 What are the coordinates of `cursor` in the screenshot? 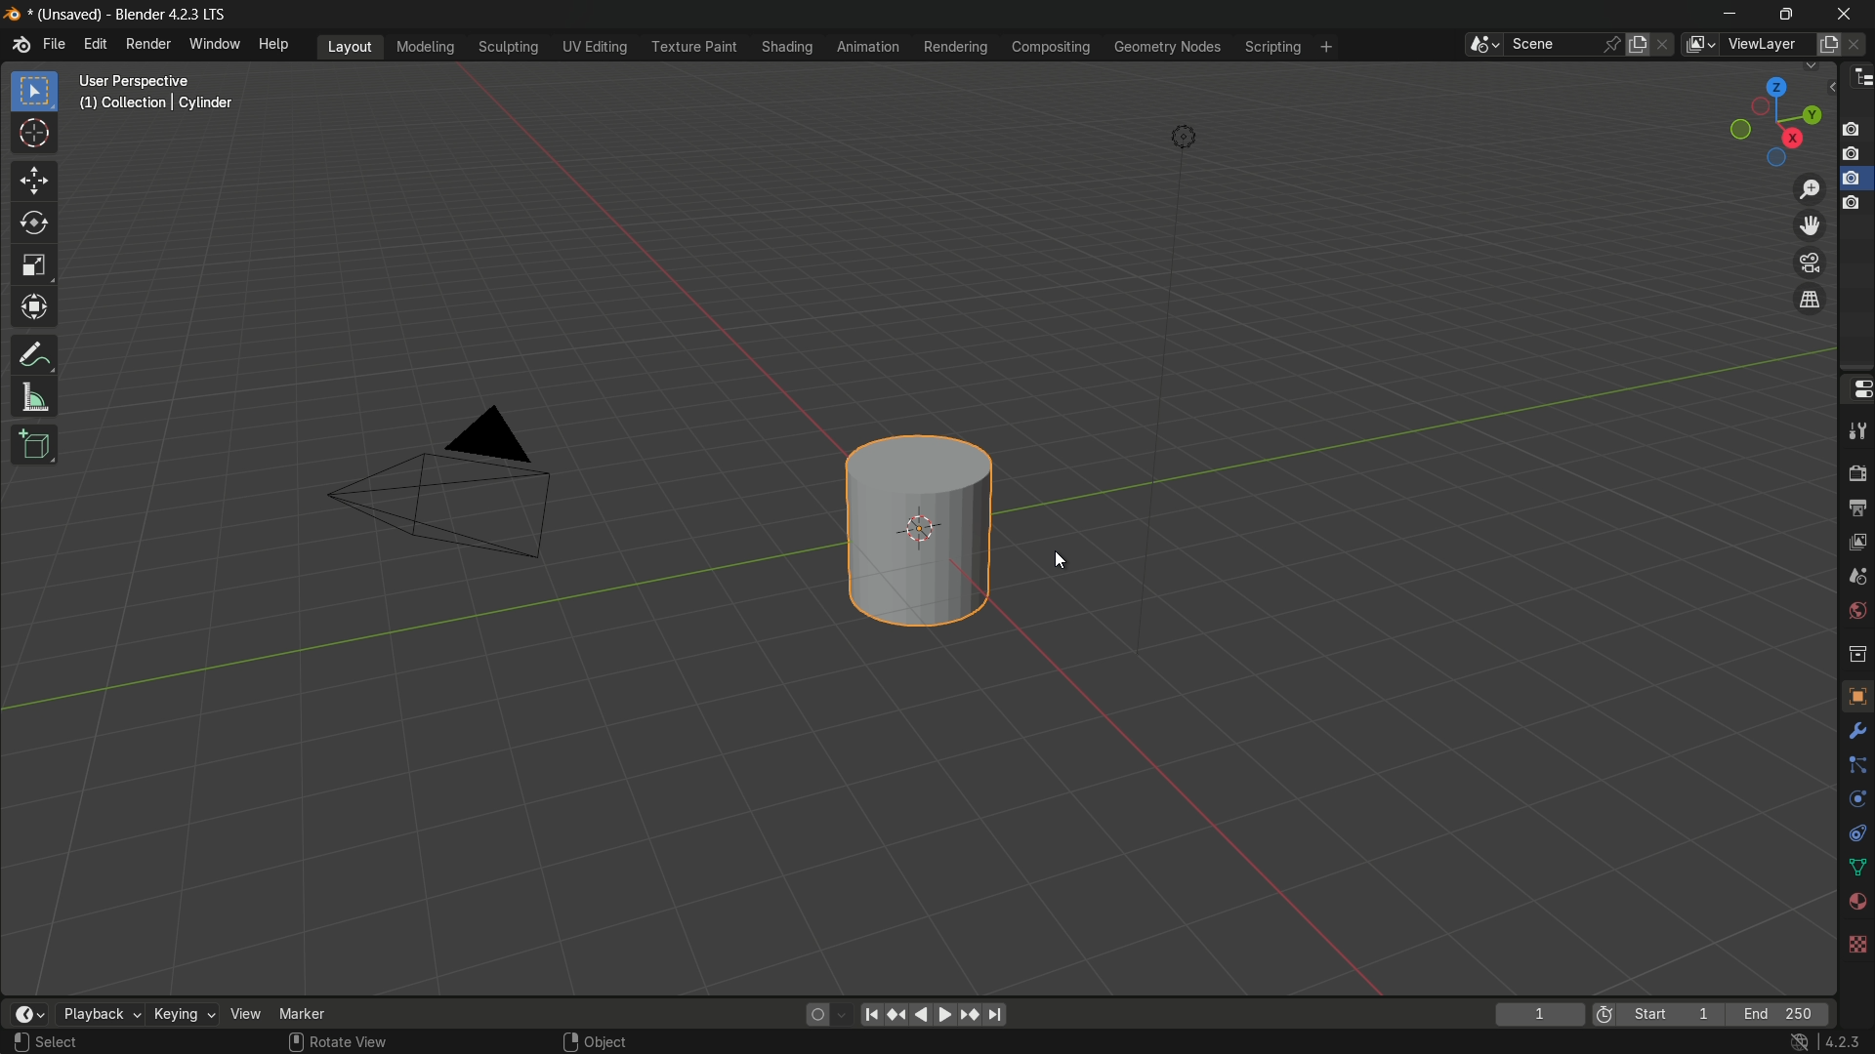 It's located at (1064, 562).